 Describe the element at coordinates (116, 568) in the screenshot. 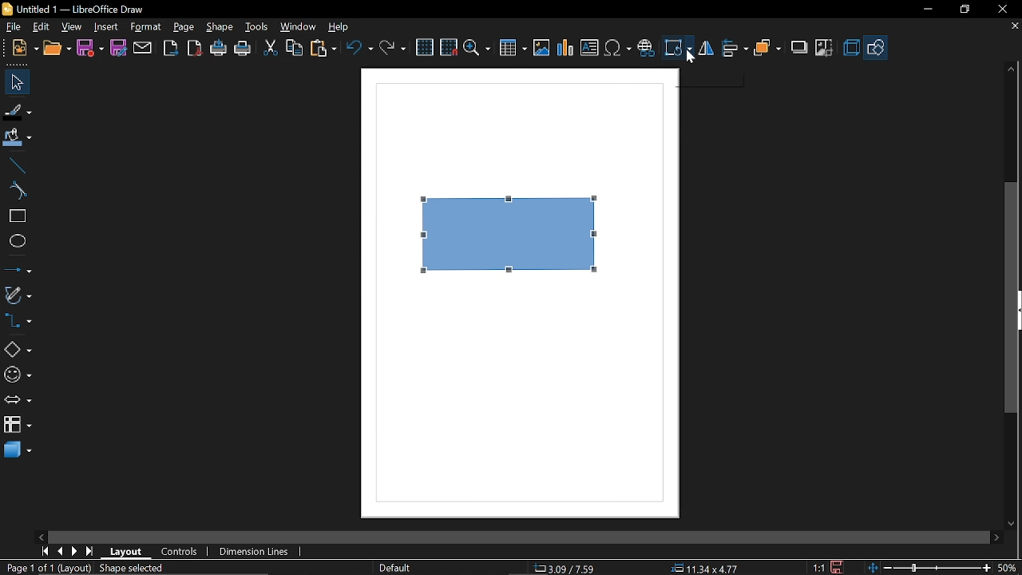

I see `(Layout) Shape selected` at that location.